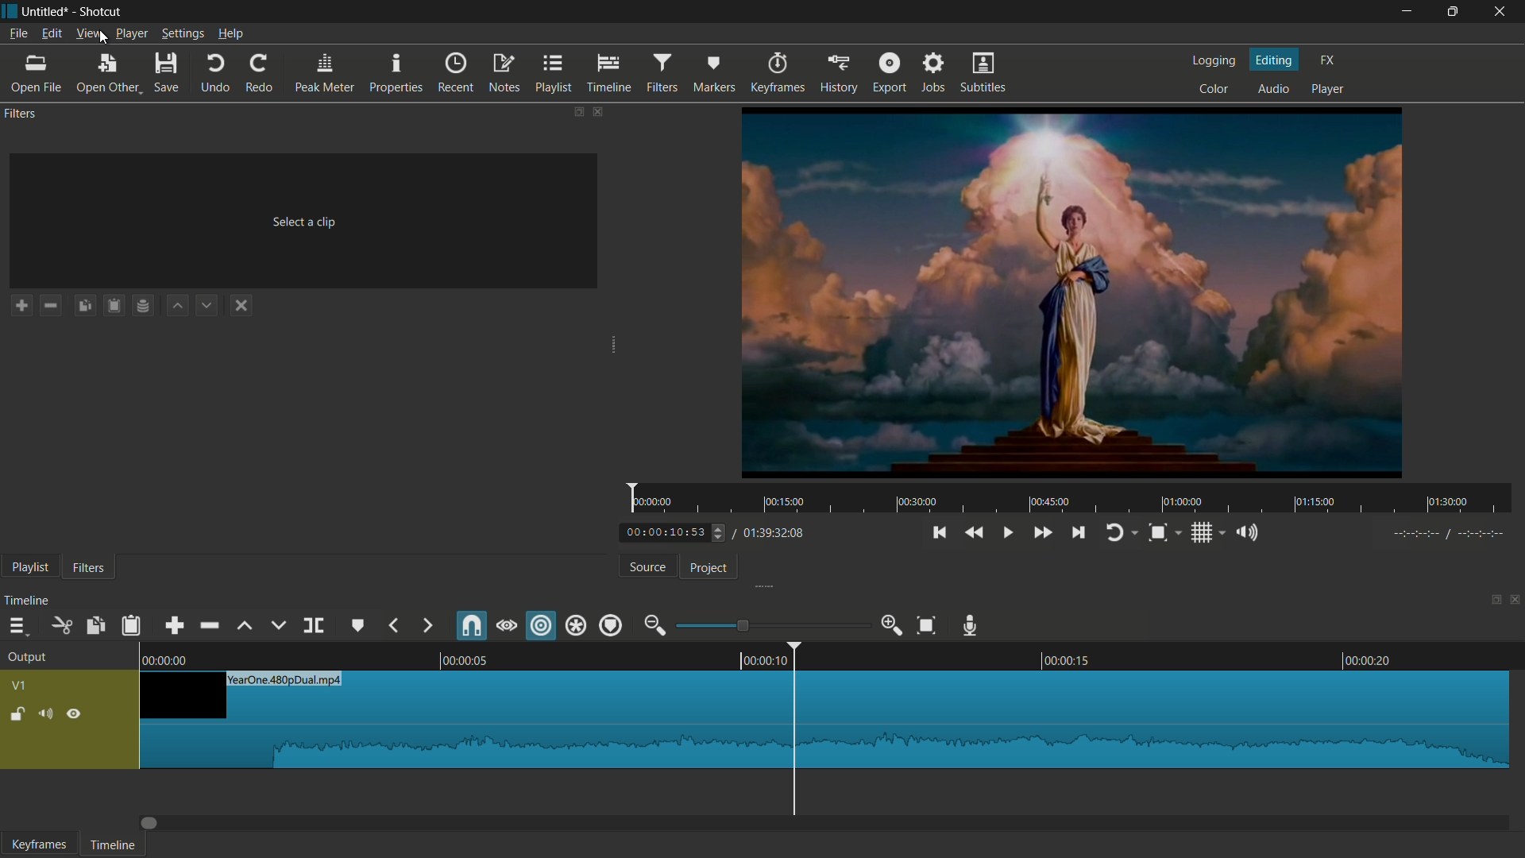  I want to click on time, so click(1075, 499).